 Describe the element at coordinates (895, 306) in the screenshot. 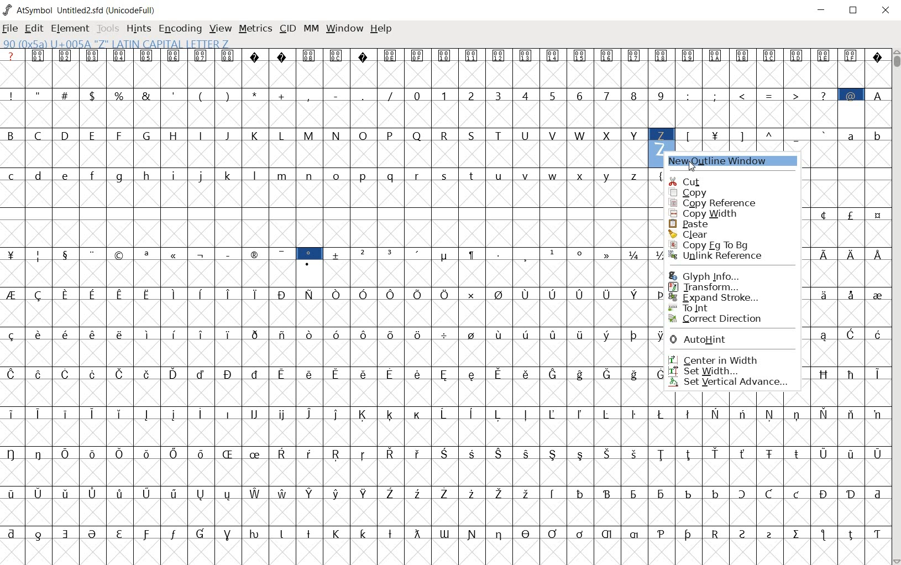

I see `scrollbar` at that location.